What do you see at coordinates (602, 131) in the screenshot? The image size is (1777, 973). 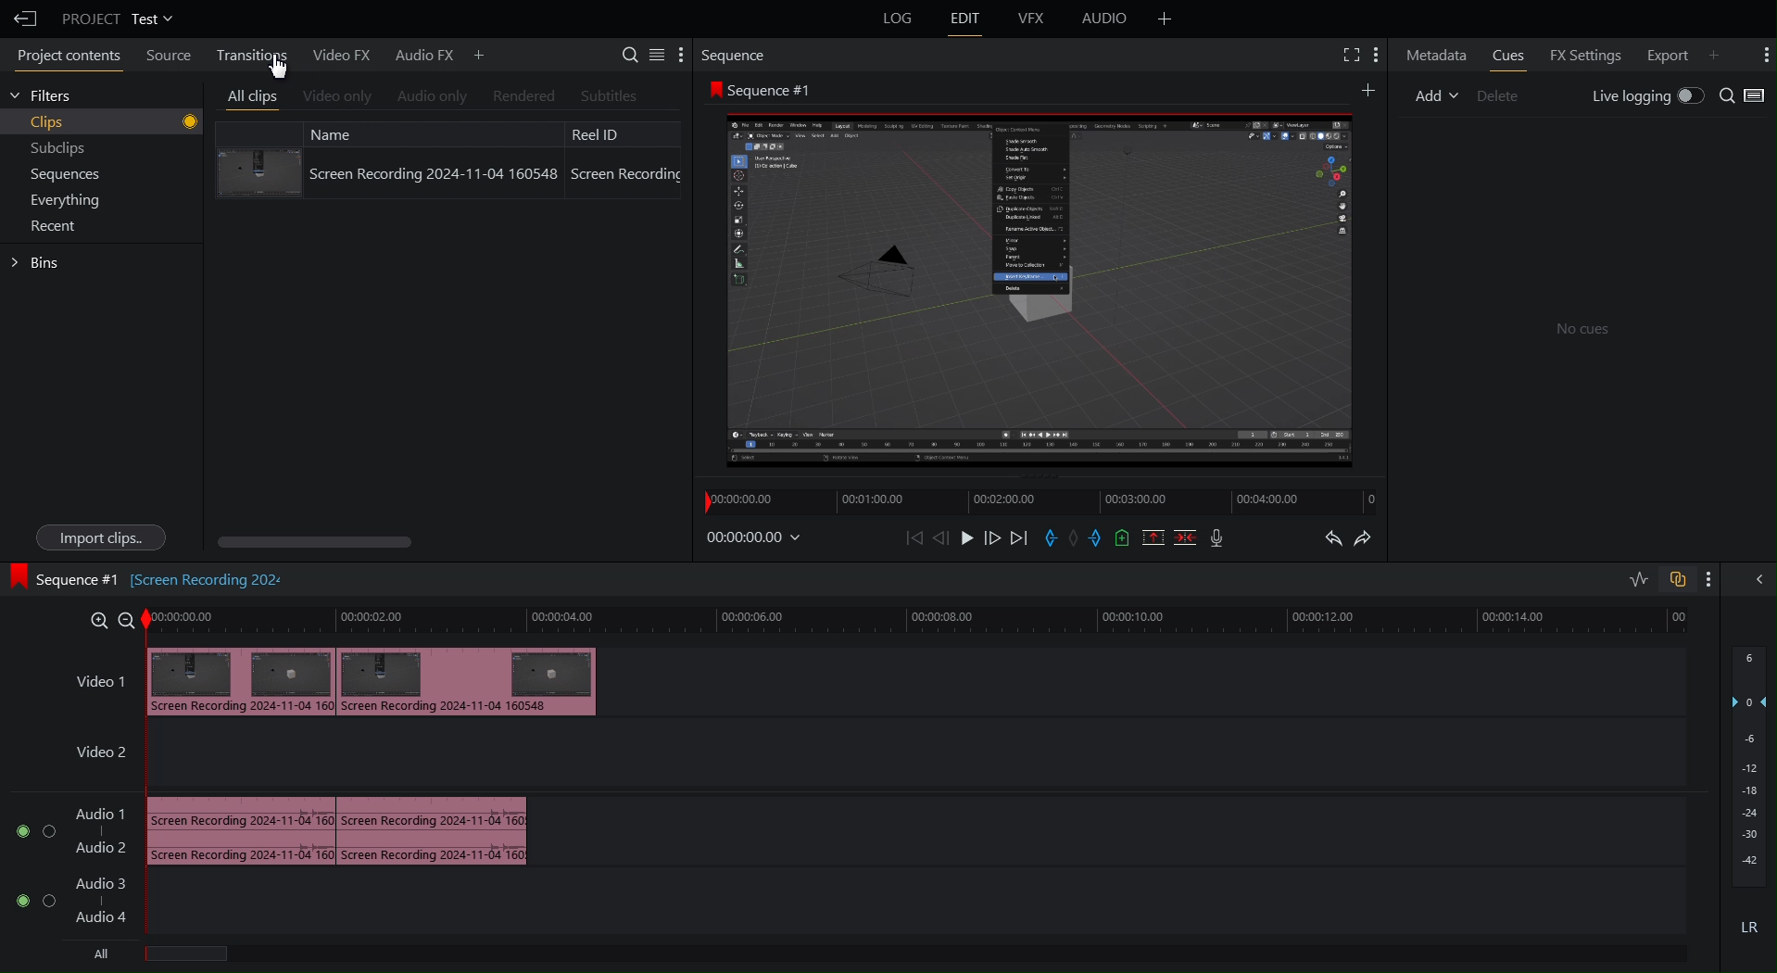 I see `Reel ID` at bounding box center [602, 131].